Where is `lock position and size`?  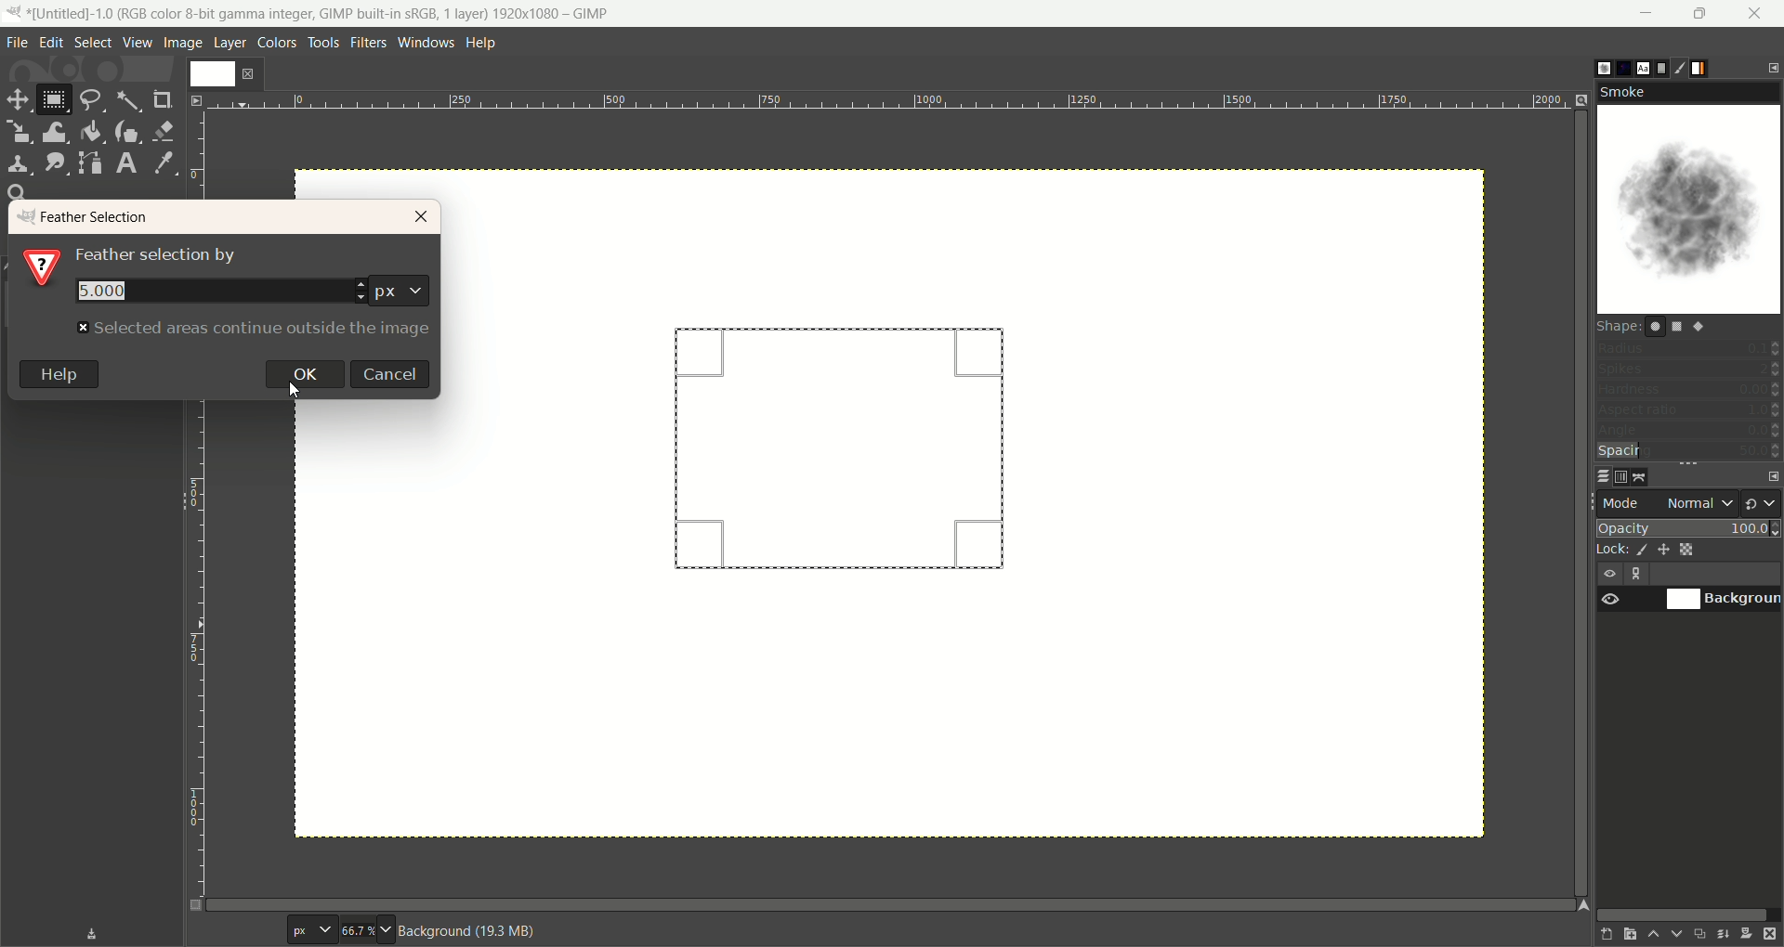
lock position and size is located at coordinates (1661, 549).